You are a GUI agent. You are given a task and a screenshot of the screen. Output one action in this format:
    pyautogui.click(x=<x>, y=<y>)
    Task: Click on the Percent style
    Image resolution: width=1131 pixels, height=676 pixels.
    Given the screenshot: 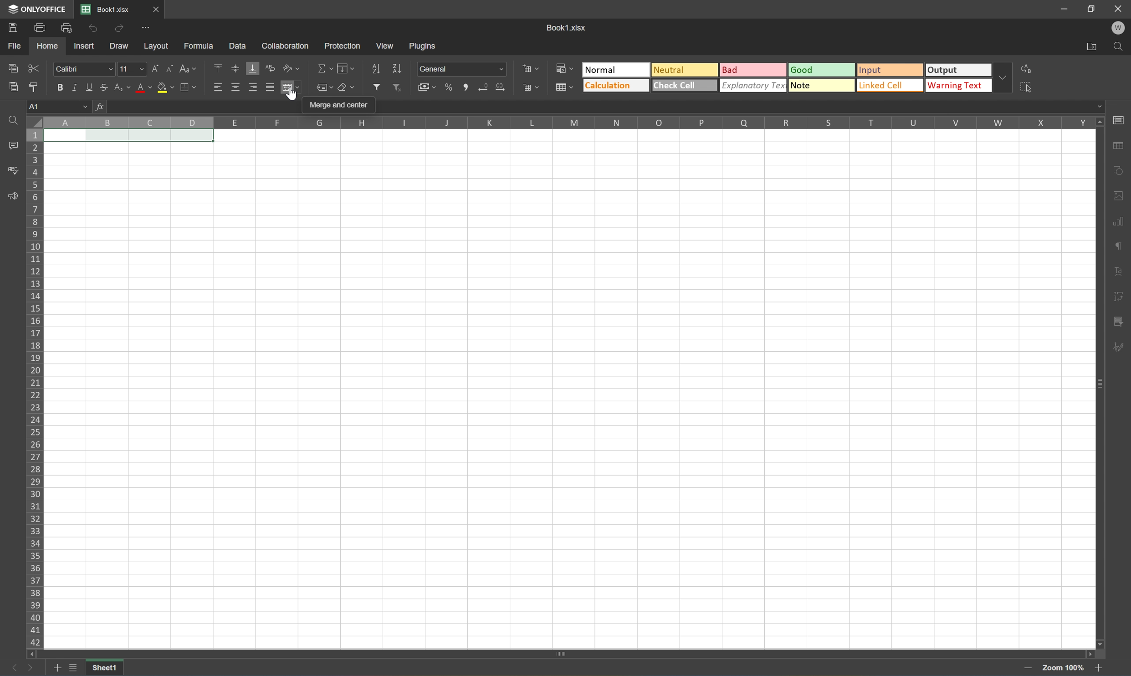 What is the action you would take?
    pyautogui.click(x=450, y=88)
    